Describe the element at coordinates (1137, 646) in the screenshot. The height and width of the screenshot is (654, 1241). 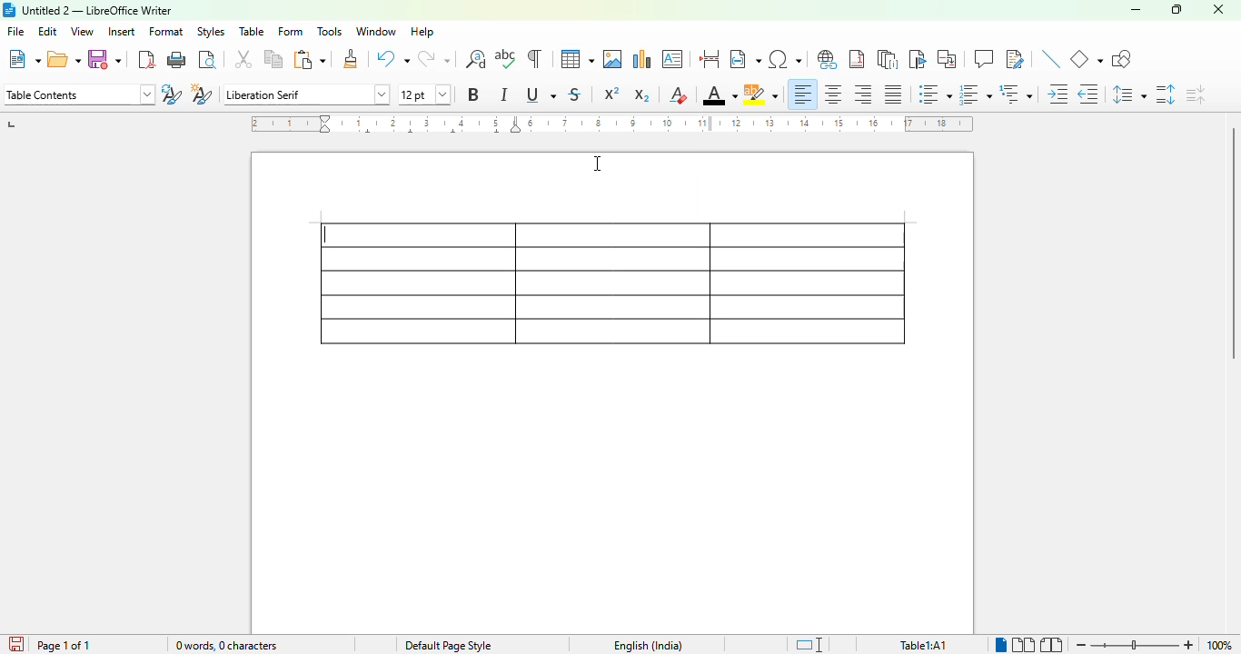
I see `zoom slider` at that location.